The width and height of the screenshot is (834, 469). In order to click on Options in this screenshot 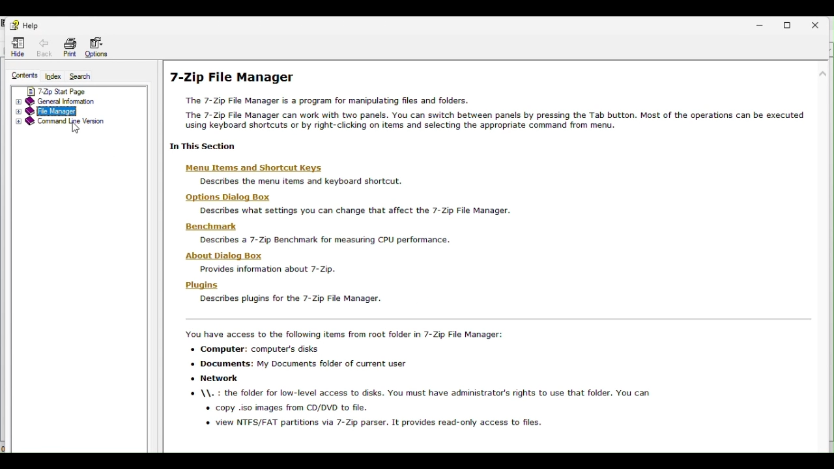, I will do `click(96, 48)`.